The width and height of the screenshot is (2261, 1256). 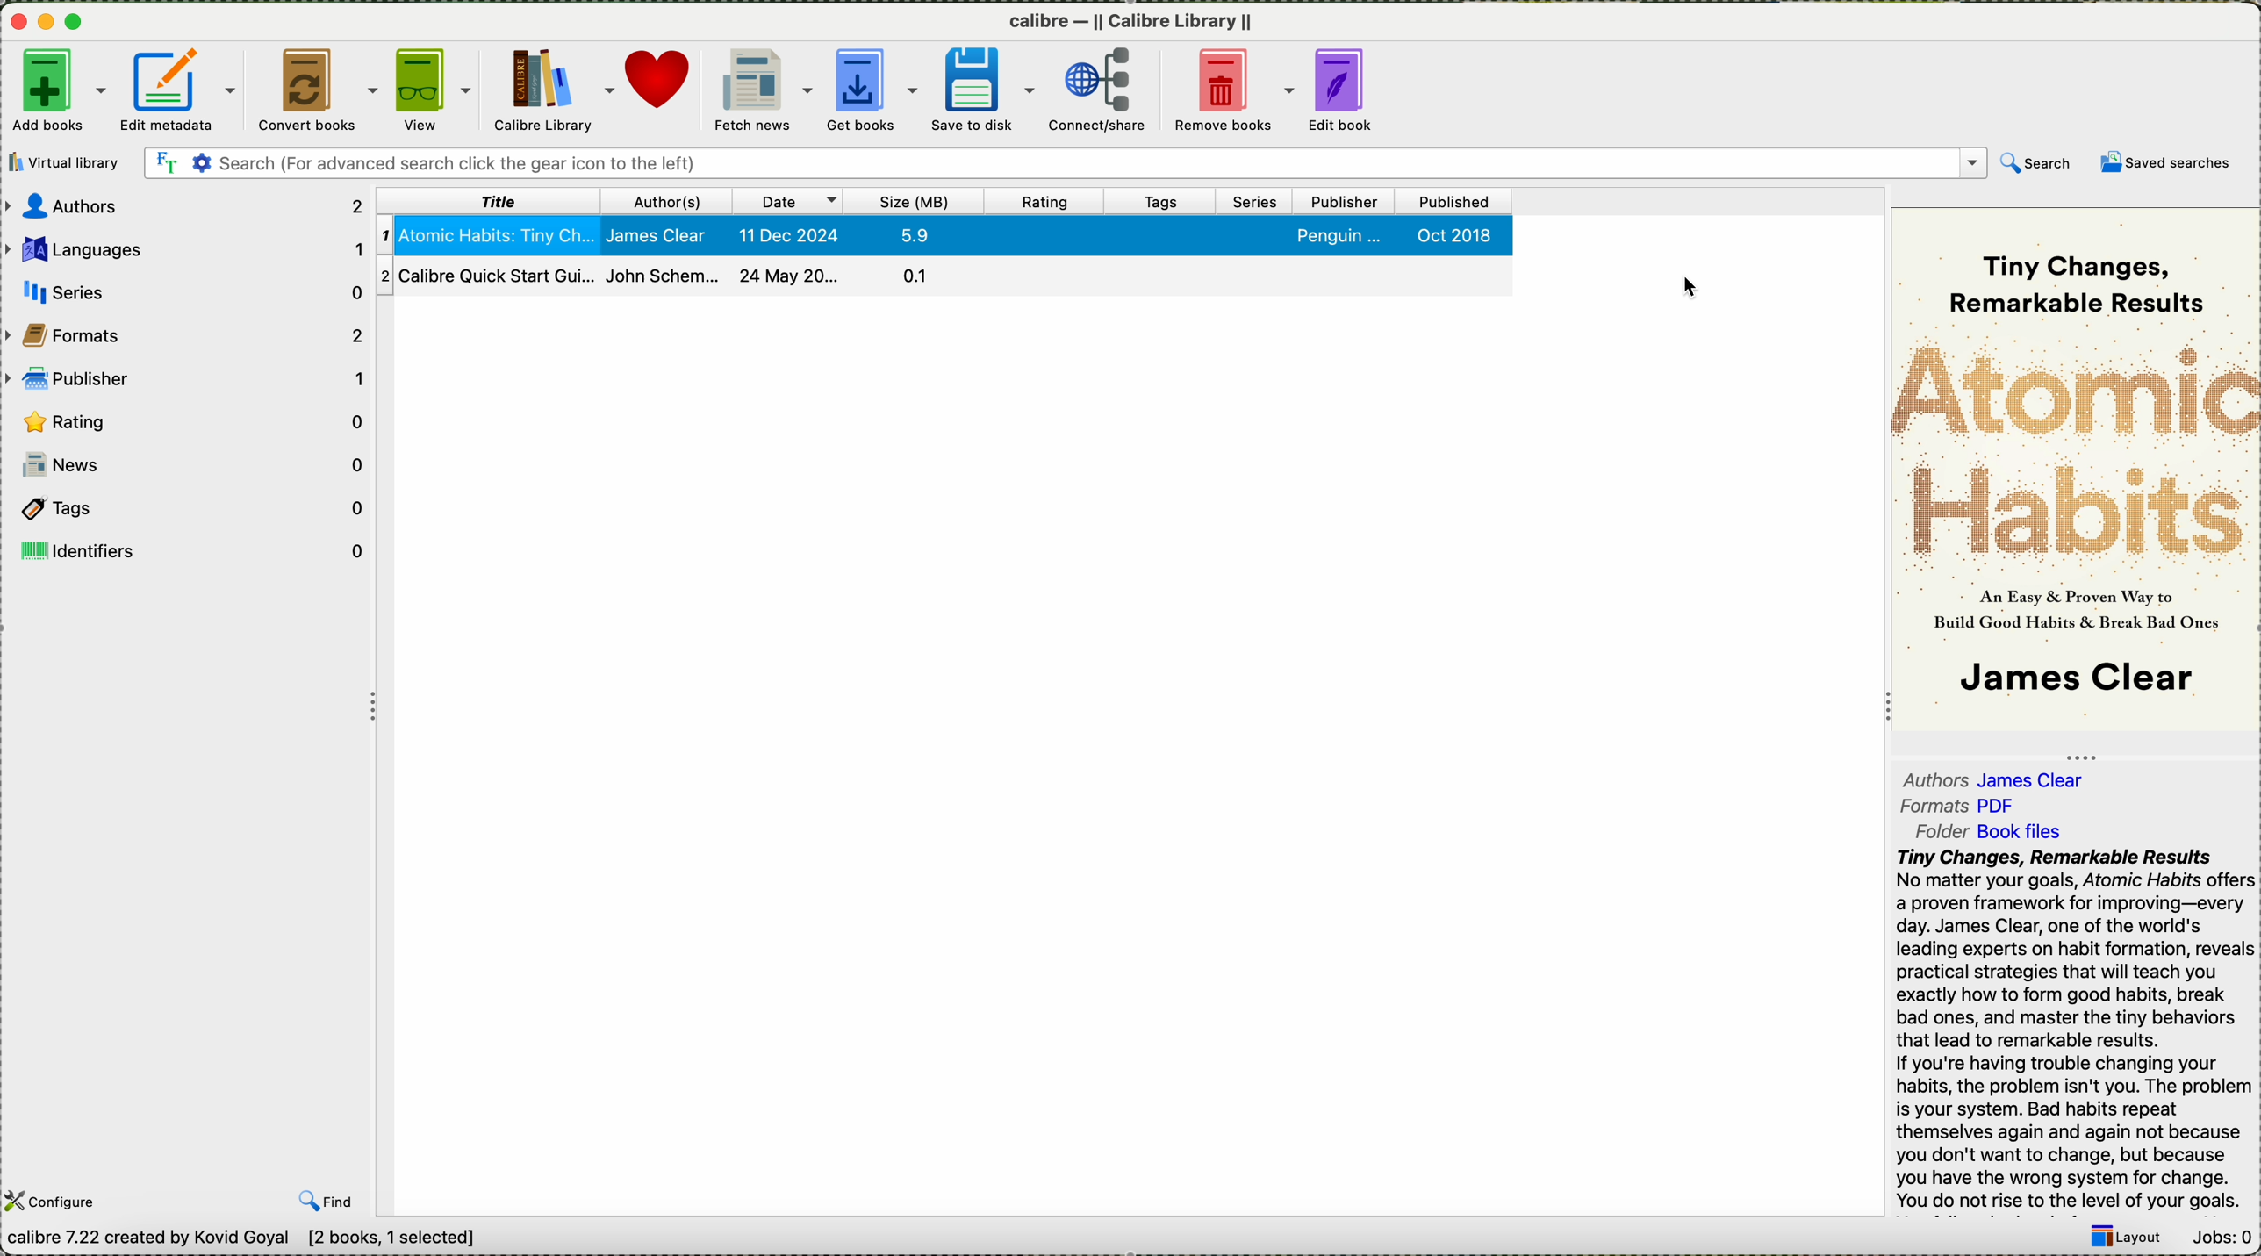 What do you see at coordinates (2009, 779) in the screenshot?
I see `authors` at bounding box center [2009, 779].